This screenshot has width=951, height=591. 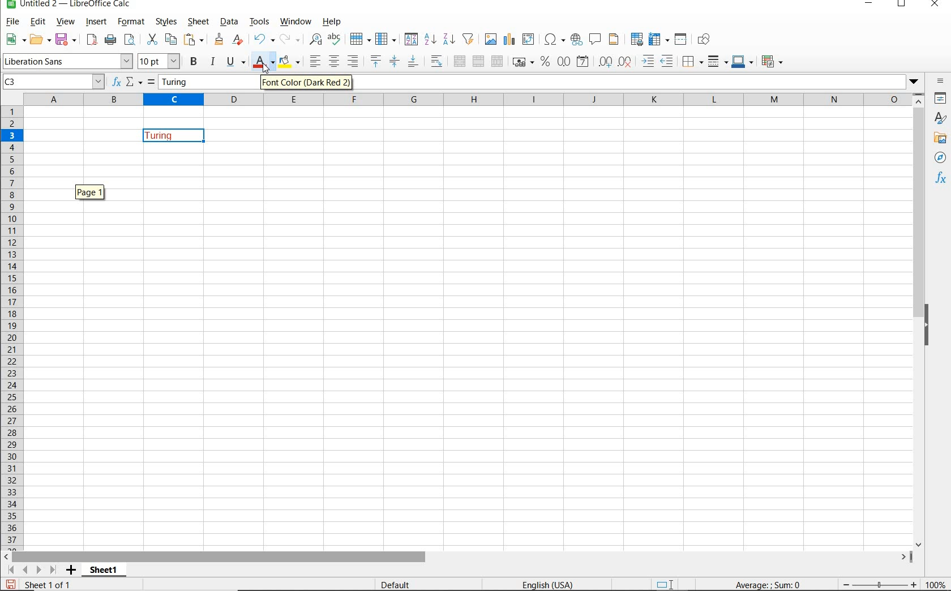 I want to click on BOLD, so click(x=195, y=61).